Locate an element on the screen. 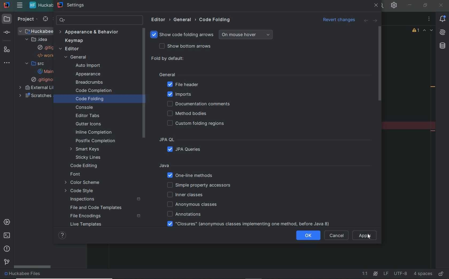 The image size is (449, 279). project file name is located at coordinates (41, 6).